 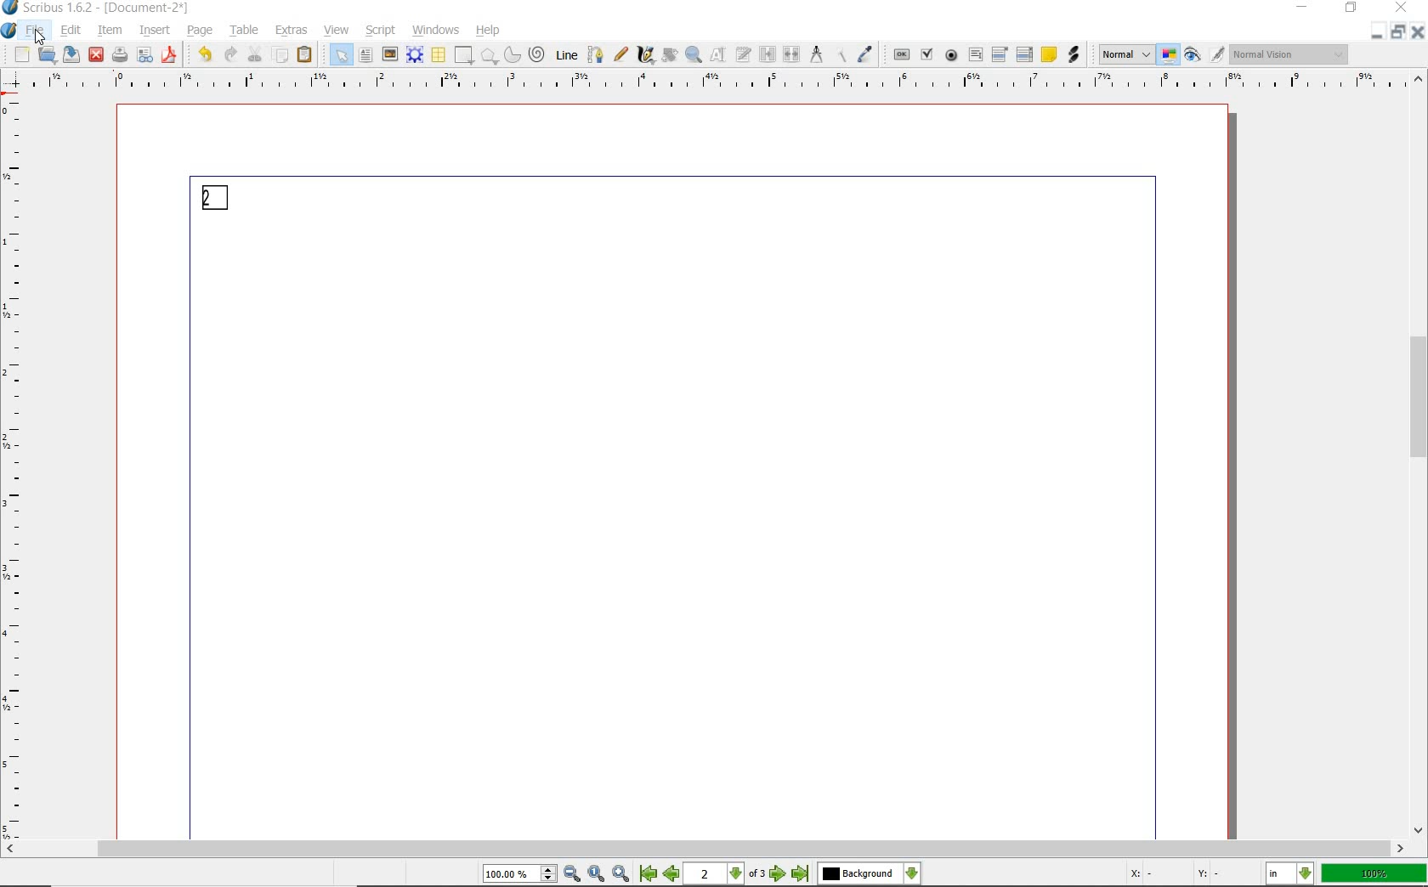 What do you see at coordinates (1399, 34) in the screenshot?
I see `Minimize` at bounding box center [1399, 34].